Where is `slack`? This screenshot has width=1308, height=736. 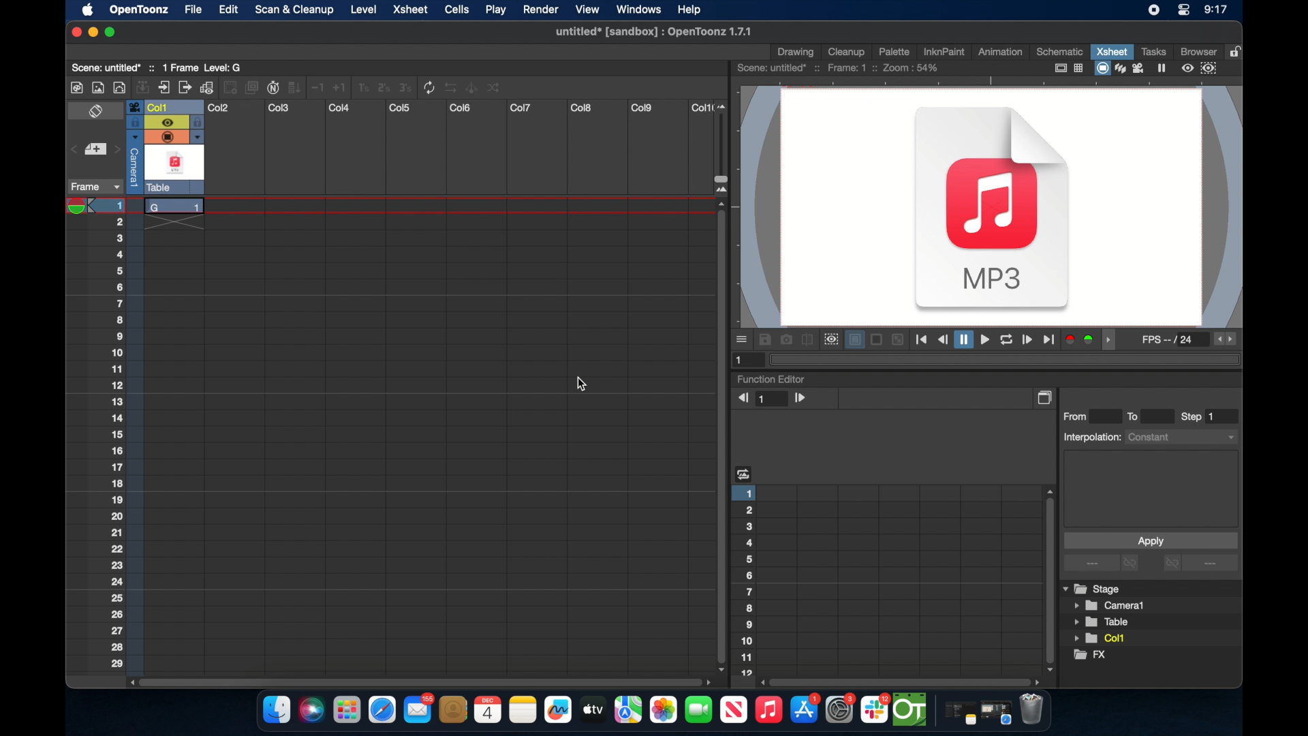
slack is located at coordinates (875, 710).